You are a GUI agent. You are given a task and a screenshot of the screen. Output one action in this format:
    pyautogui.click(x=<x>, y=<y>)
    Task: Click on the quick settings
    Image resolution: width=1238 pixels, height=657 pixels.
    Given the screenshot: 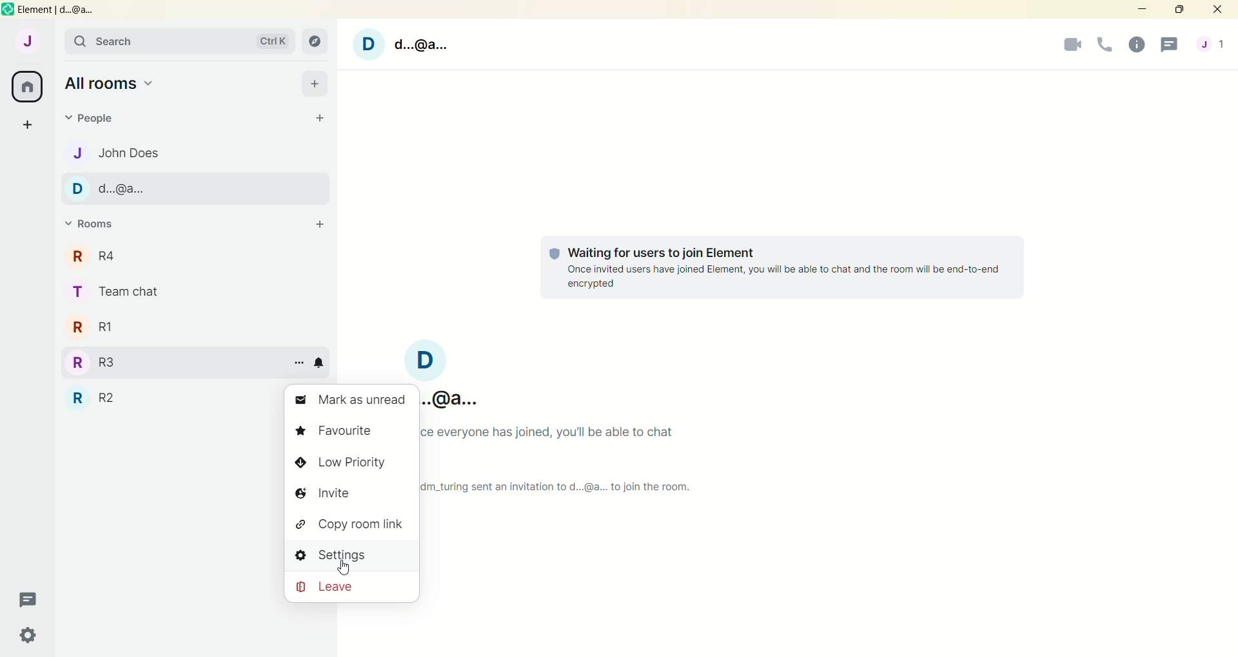 What is the action you would take?
    pyautogui.click(x=32, y=636)
    